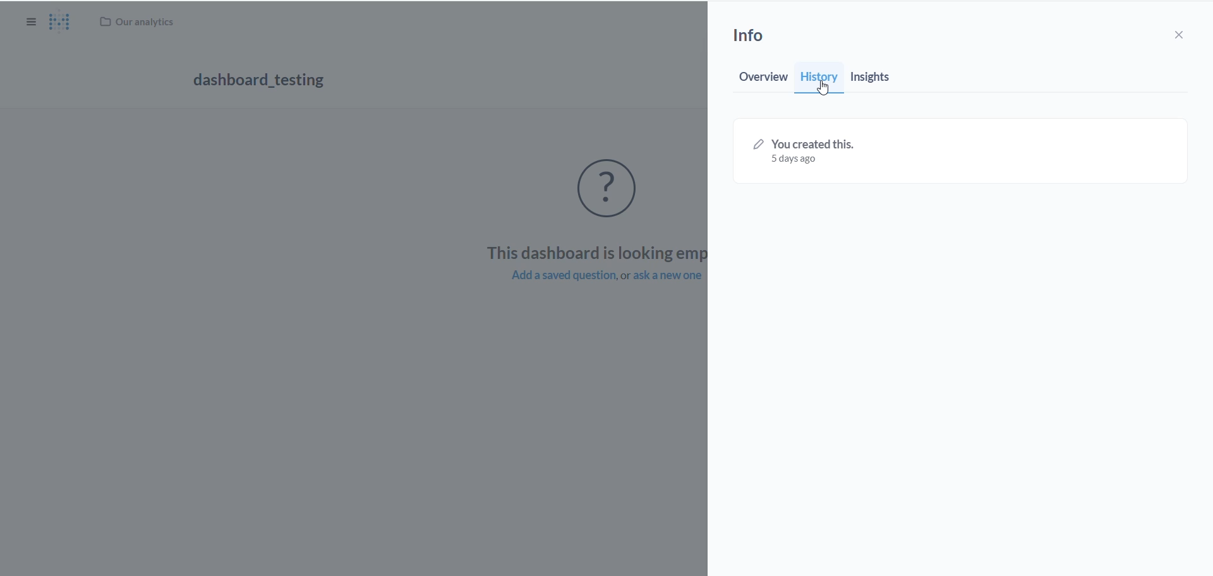  What do you see at coordinates (822, 87) in the screenshot?
I see `cursor` at bounding box center [822, 87].